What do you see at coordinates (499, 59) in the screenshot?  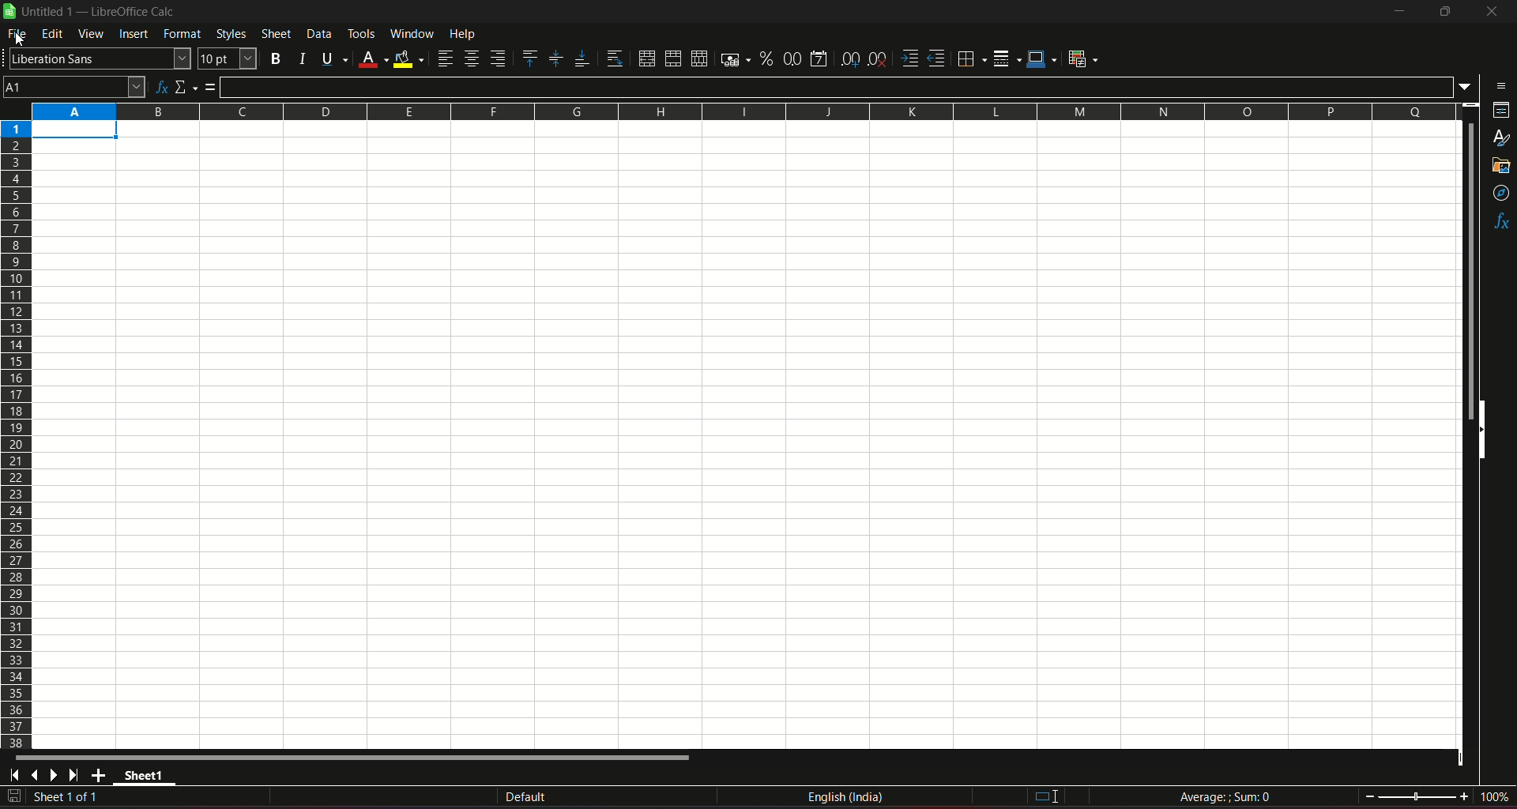 I see `align right` at bounding box center [499, 59].